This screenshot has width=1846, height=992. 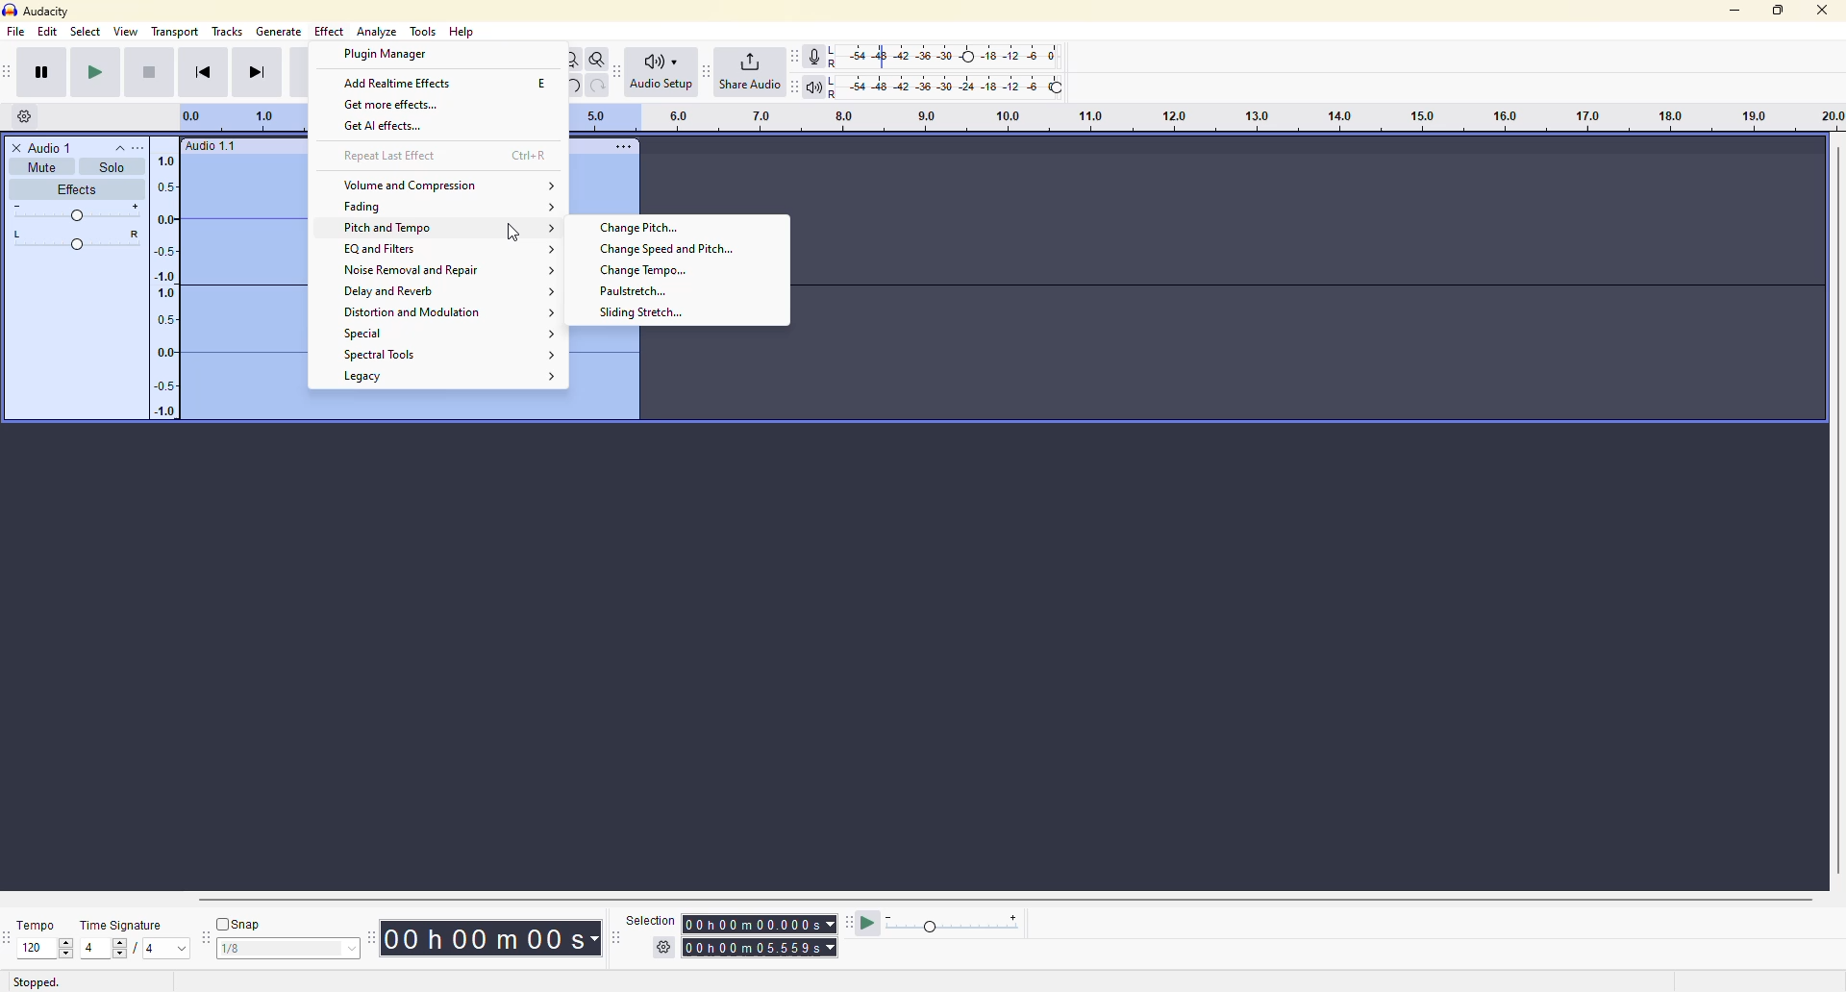 I want to click on expand, so click(x=553, y=230).